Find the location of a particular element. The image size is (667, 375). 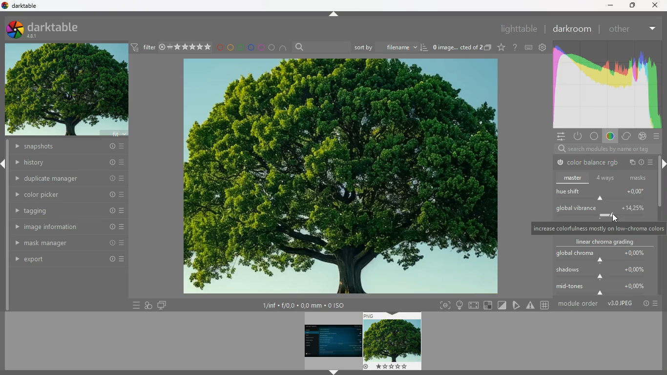

copy is located at coordinates (632, 163).